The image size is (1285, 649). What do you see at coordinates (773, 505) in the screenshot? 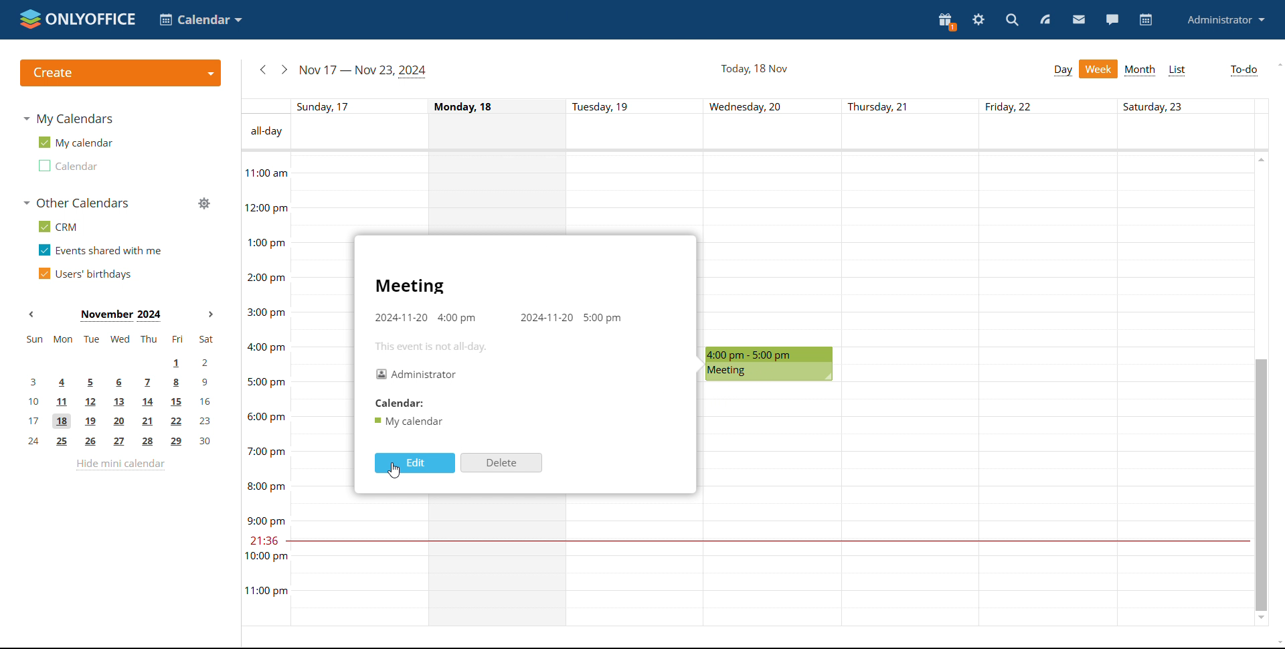
I see `wednesday` at bounding box center [773, 505].